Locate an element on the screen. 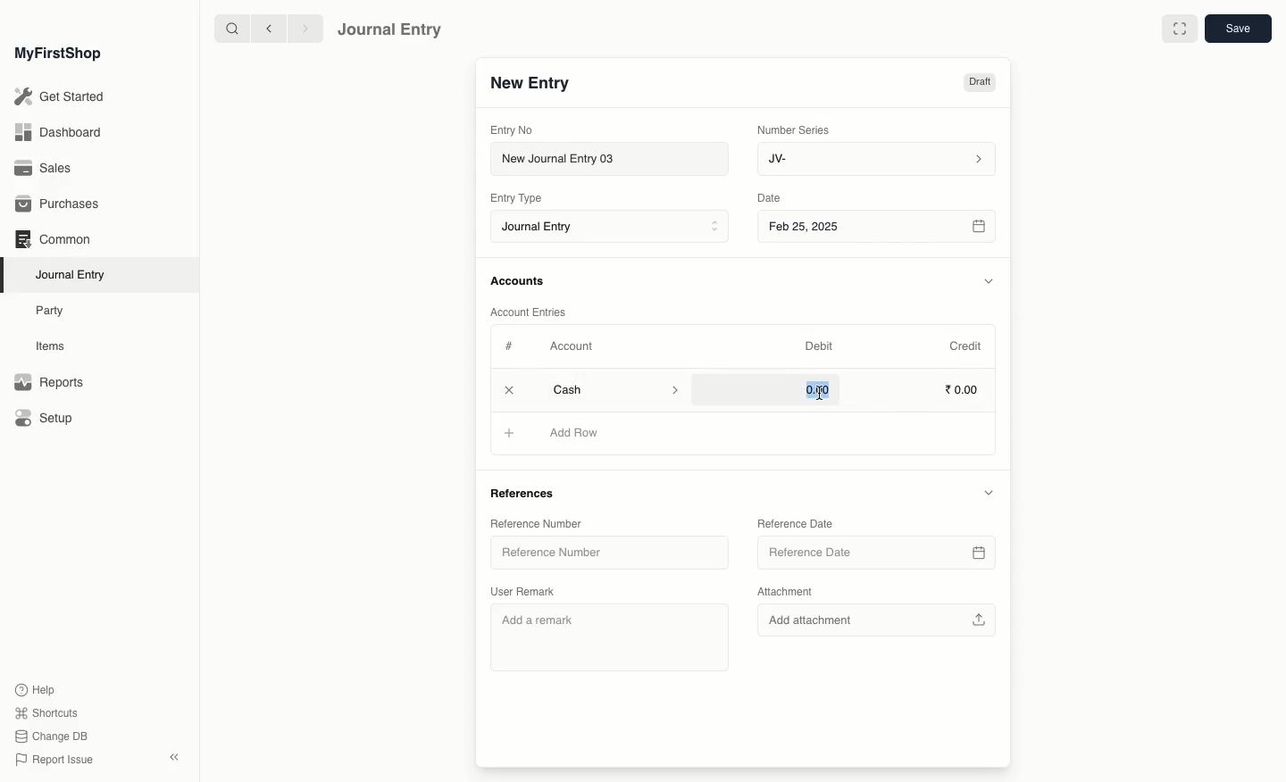 The image size is (1286, 782). Close is located at coordinates (511, 391).